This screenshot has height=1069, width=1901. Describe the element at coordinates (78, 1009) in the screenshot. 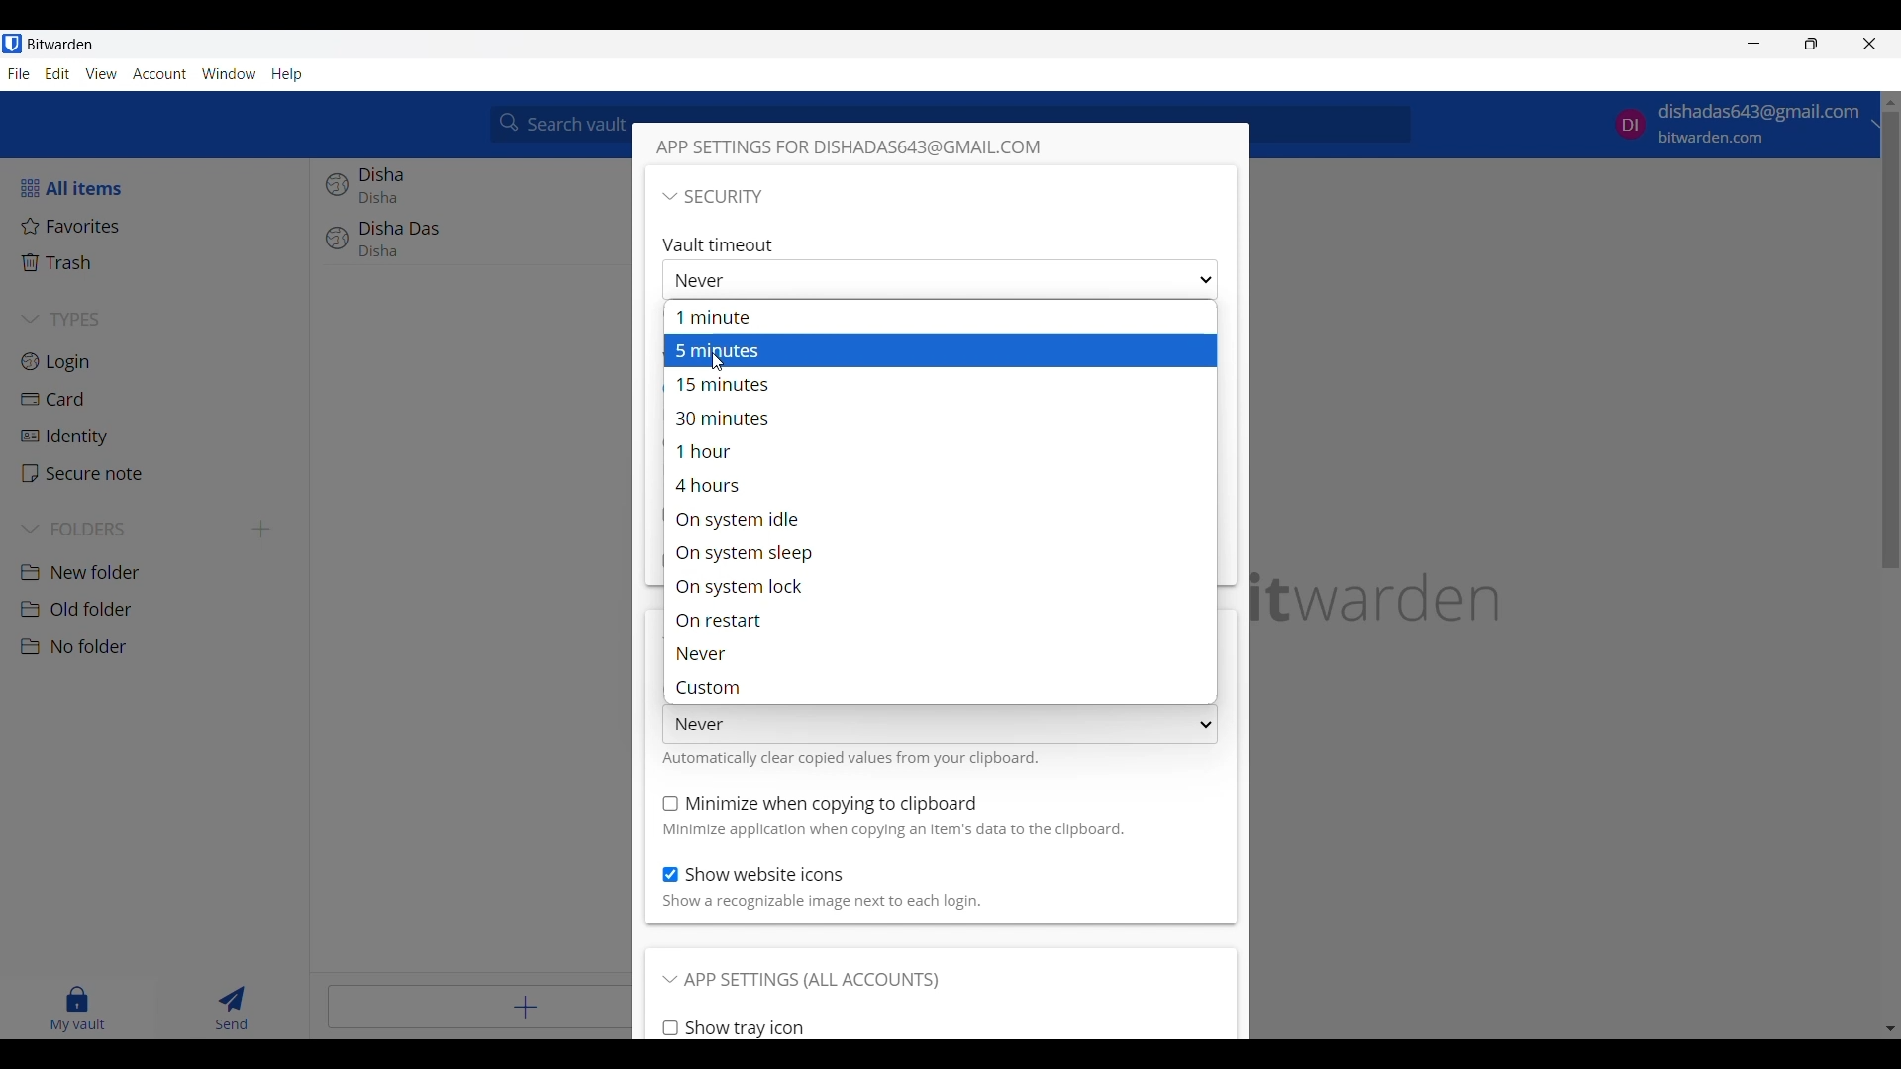

I see `My vault` at that location.